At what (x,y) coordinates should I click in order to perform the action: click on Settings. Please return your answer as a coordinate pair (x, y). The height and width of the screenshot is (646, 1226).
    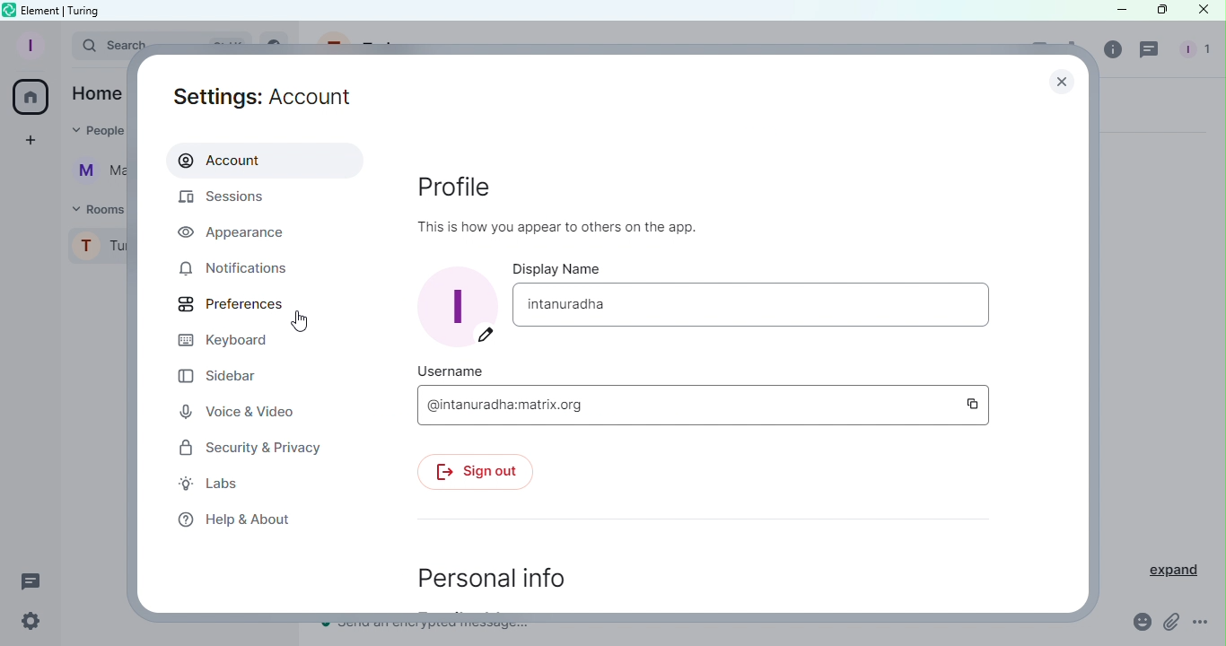
    Looking at the image, I should click on (266, 97).